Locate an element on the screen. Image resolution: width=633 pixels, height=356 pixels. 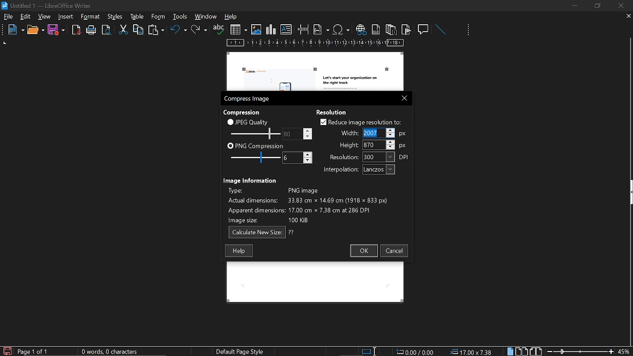
current zoom is located at coordinates (625, 351).